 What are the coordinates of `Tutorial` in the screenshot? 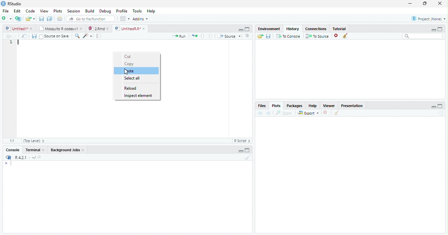 It's located at (339, 29).